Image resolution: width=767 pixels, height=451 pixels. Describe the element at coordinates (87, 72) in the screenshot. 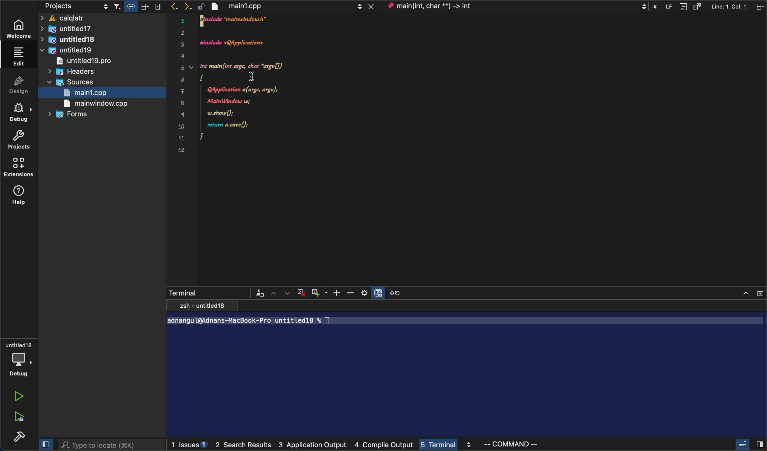

I see `headers` at that location.